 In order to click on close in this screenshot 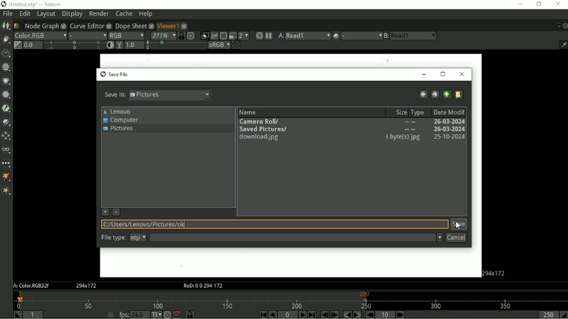, I will do `click(185, 26)`.